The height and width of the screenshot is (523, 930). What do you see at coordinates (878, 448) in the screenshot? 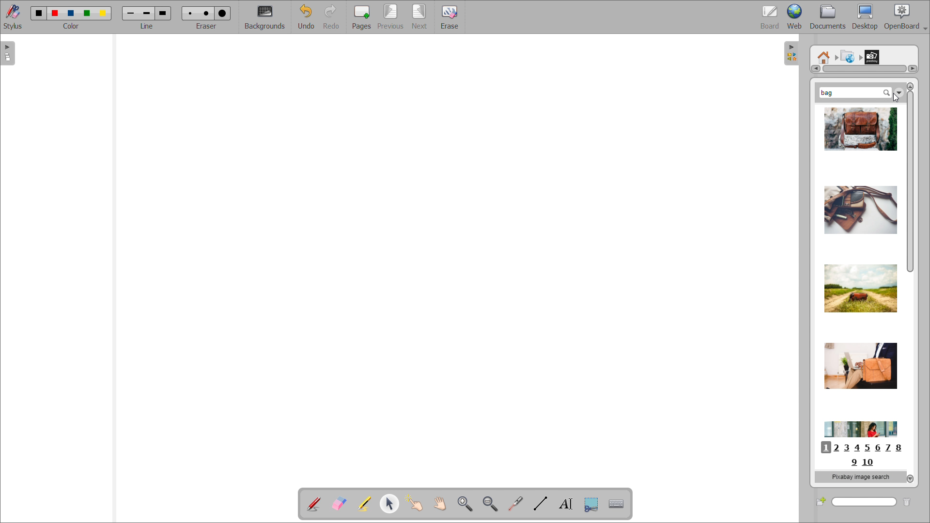
I see `6` at bounding box center [878, 448].